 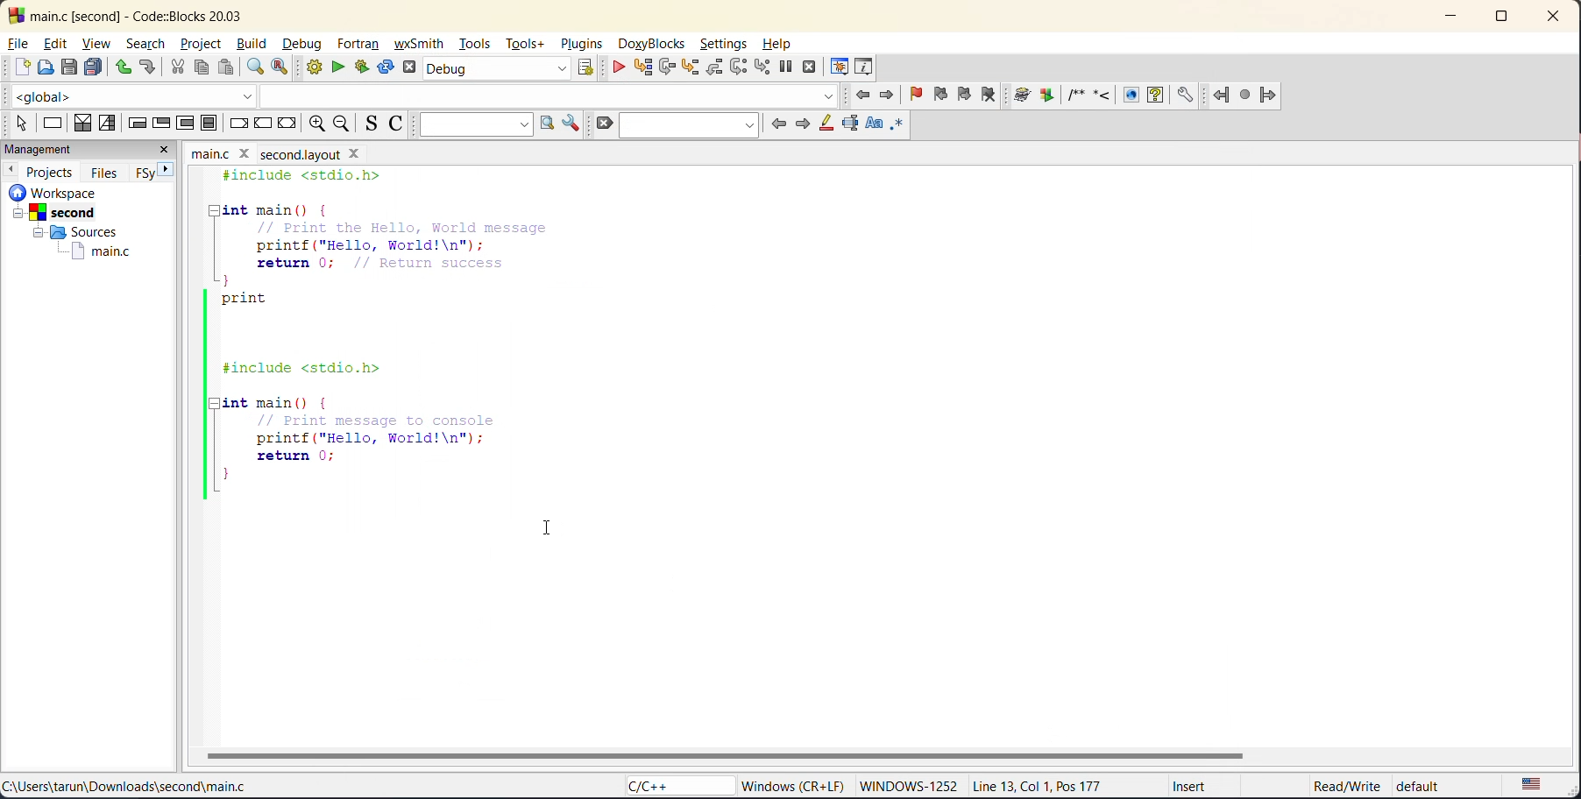 What do you see at coordinates (368, 67) in the screenshot?
I see `build and run` at bounding box center [368, 67].